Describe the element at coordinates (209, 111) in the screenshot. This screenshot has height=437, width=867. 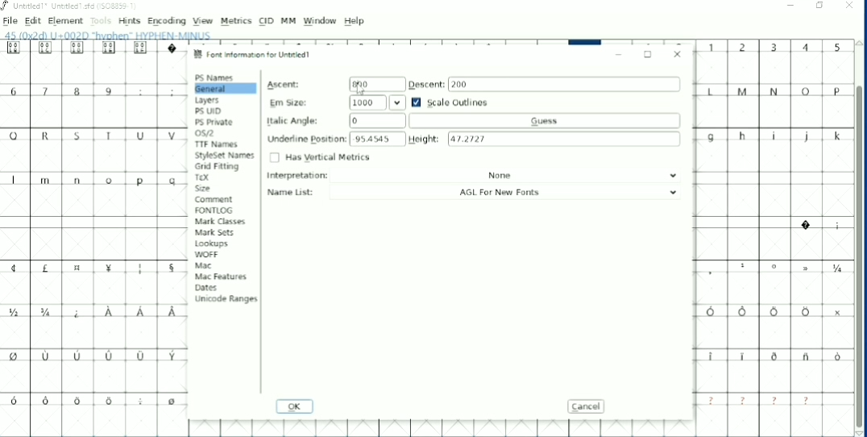
I see `PS UID` at that location.